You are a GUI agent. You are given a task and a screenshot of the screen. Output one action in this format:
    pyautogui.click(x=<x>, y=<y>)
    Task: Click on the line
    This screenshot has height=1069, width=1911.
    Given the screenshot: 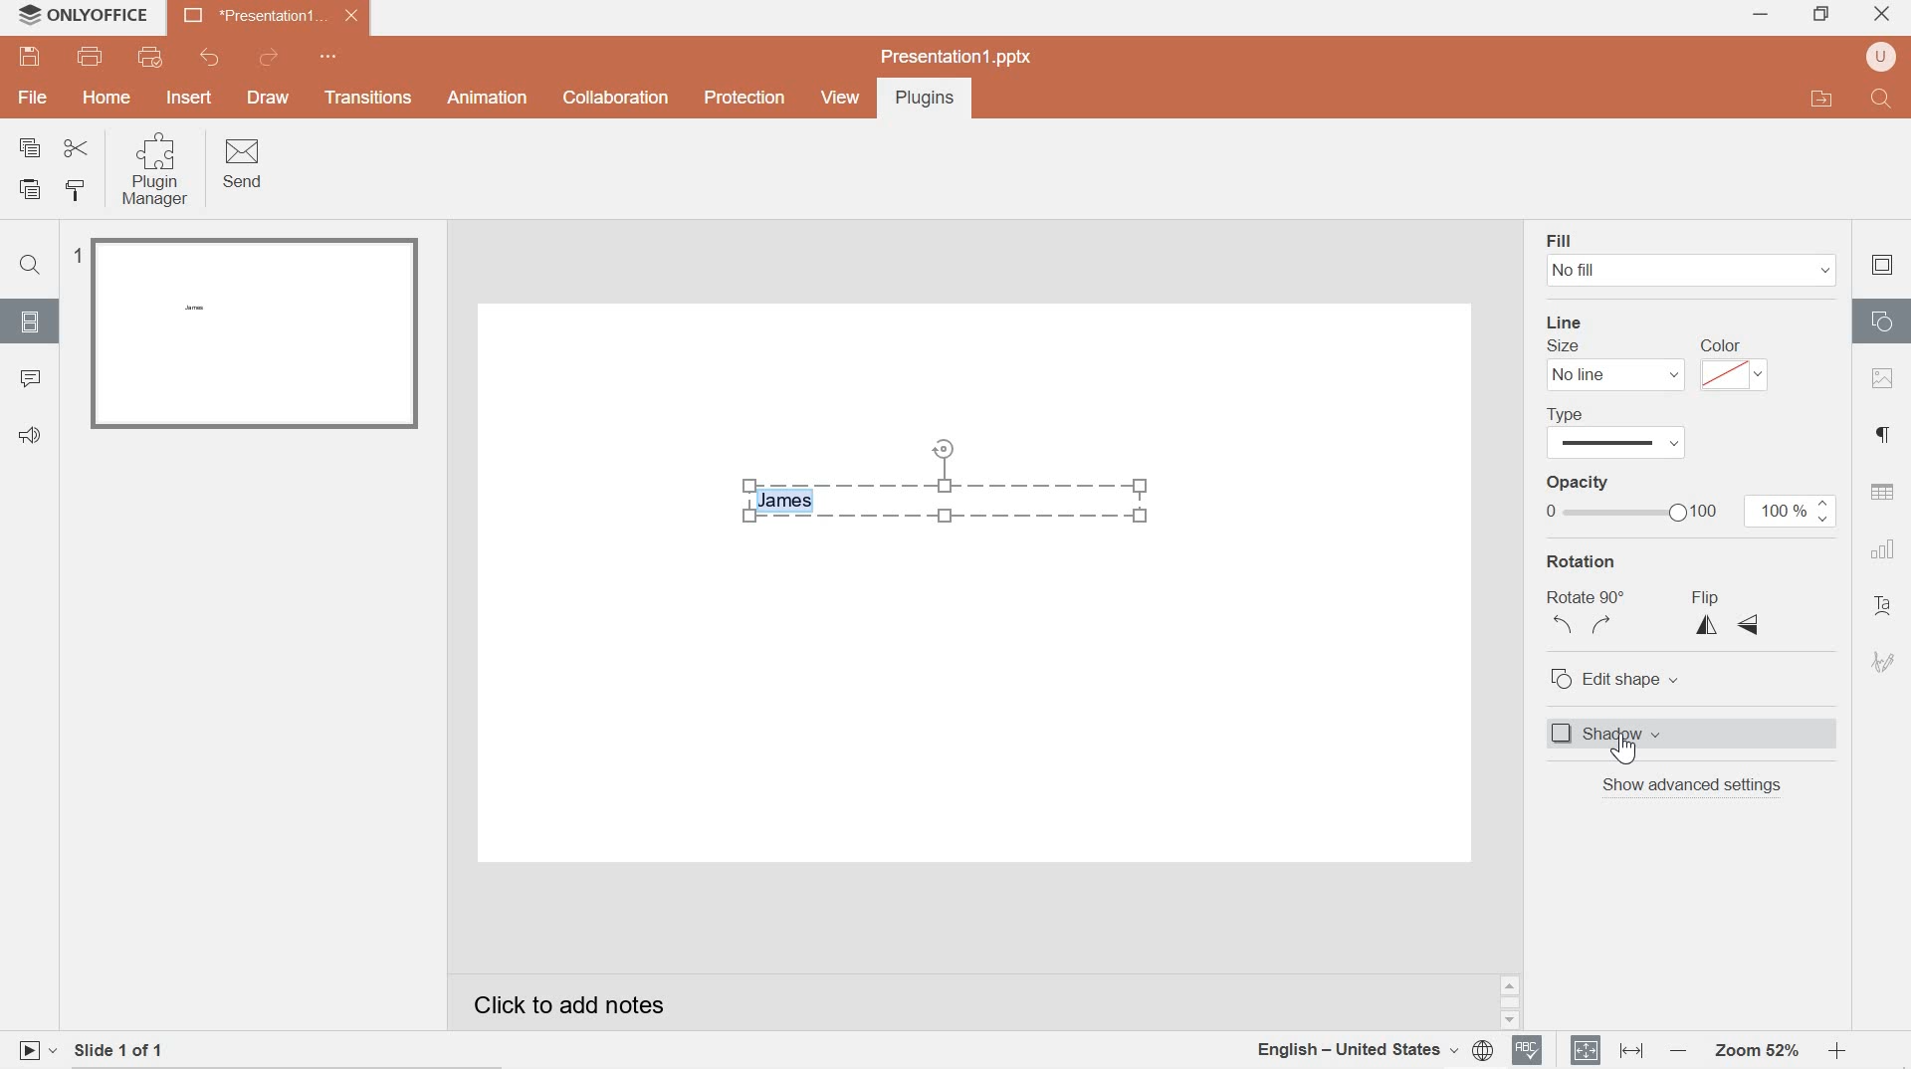 What is the action you would take?
    pyautogui.click(x=1568, y=323)
    